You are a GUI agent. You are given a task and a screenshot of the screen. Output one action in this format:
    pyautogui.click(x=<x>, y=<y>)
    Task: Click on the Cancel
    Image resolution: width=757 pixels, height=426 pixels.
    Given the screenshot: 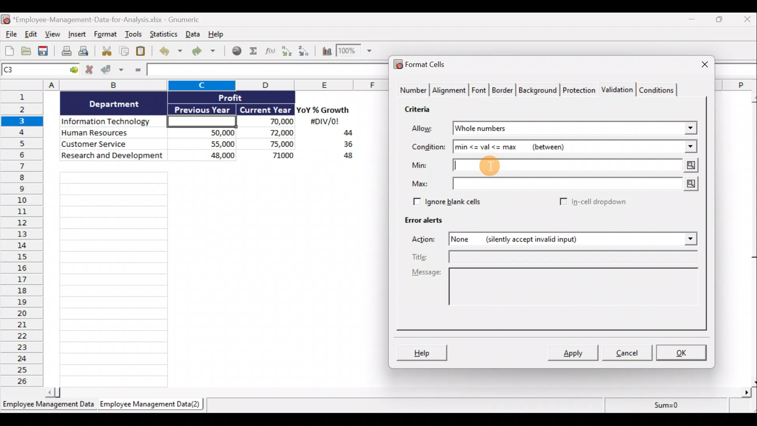 What is the action you would take?
    pyautogui.click(x=630, y=354)
    